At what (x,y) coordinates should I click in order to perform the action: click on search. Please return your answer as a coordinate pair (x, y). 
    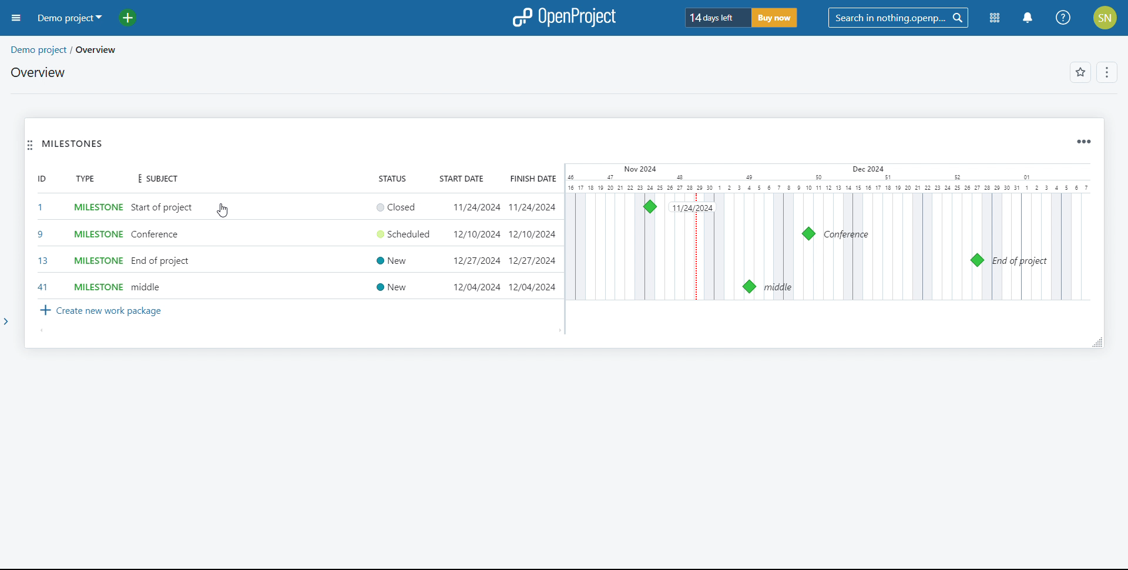
    Looking at the image, I should click on (898, 18).